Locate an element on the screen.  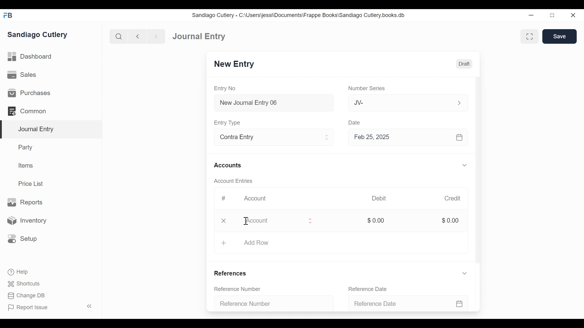
New Entry is located at coordinates (234, 64).